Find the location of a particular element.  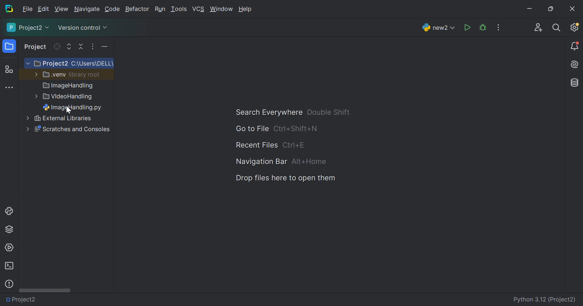

Collapse all is located at coordinates (82, 47).